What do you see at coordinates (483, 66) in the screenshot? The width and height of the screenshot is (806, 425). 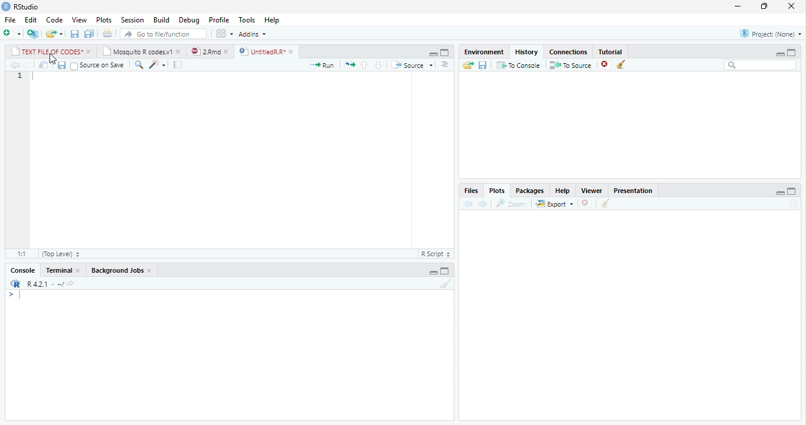 I see `save` at bounding box center [483, 66].